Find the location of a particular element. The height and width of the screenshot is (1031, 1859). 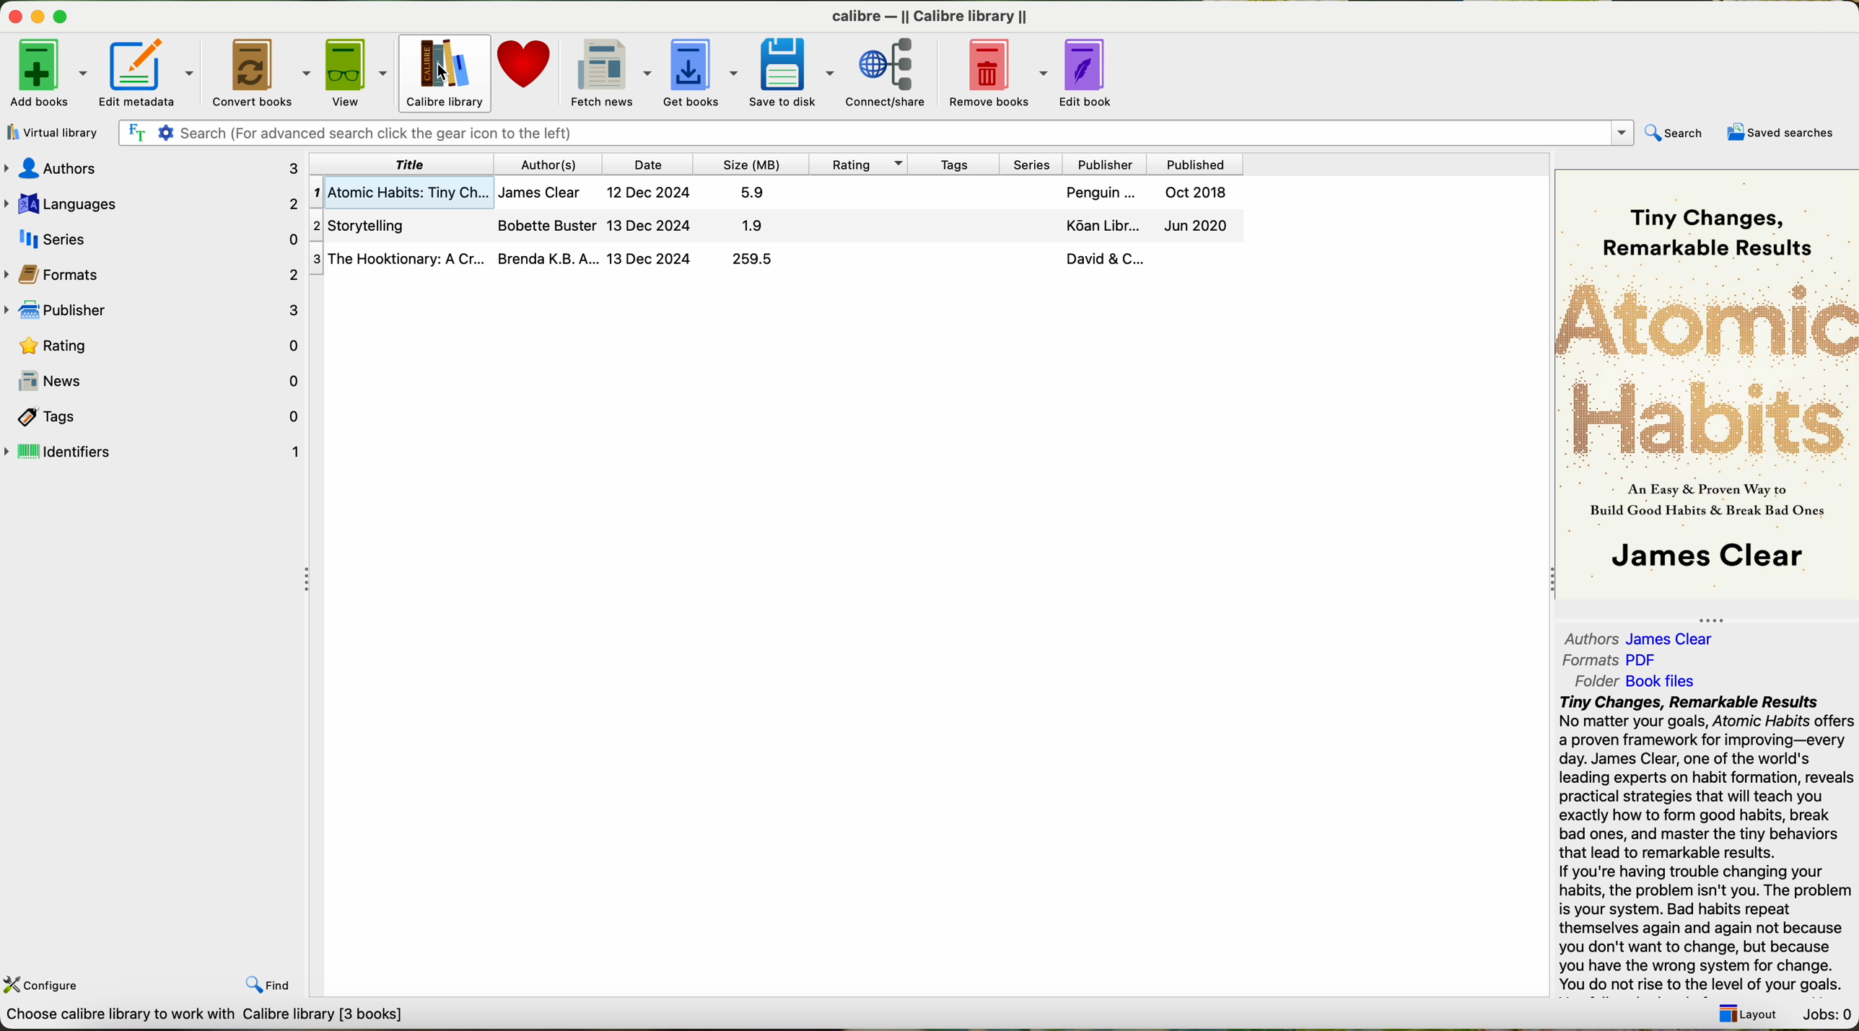

rating is located at coordinates (154, 344).